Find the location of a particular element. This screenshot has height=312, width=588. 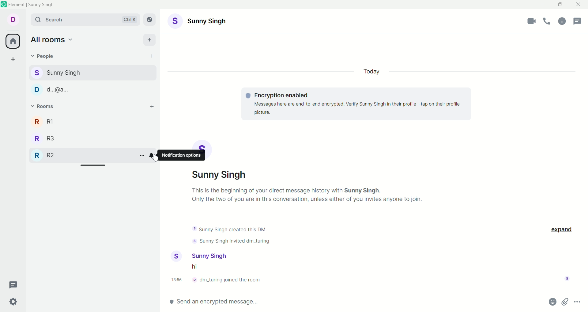

notification options is located at coordinates (183, 155).